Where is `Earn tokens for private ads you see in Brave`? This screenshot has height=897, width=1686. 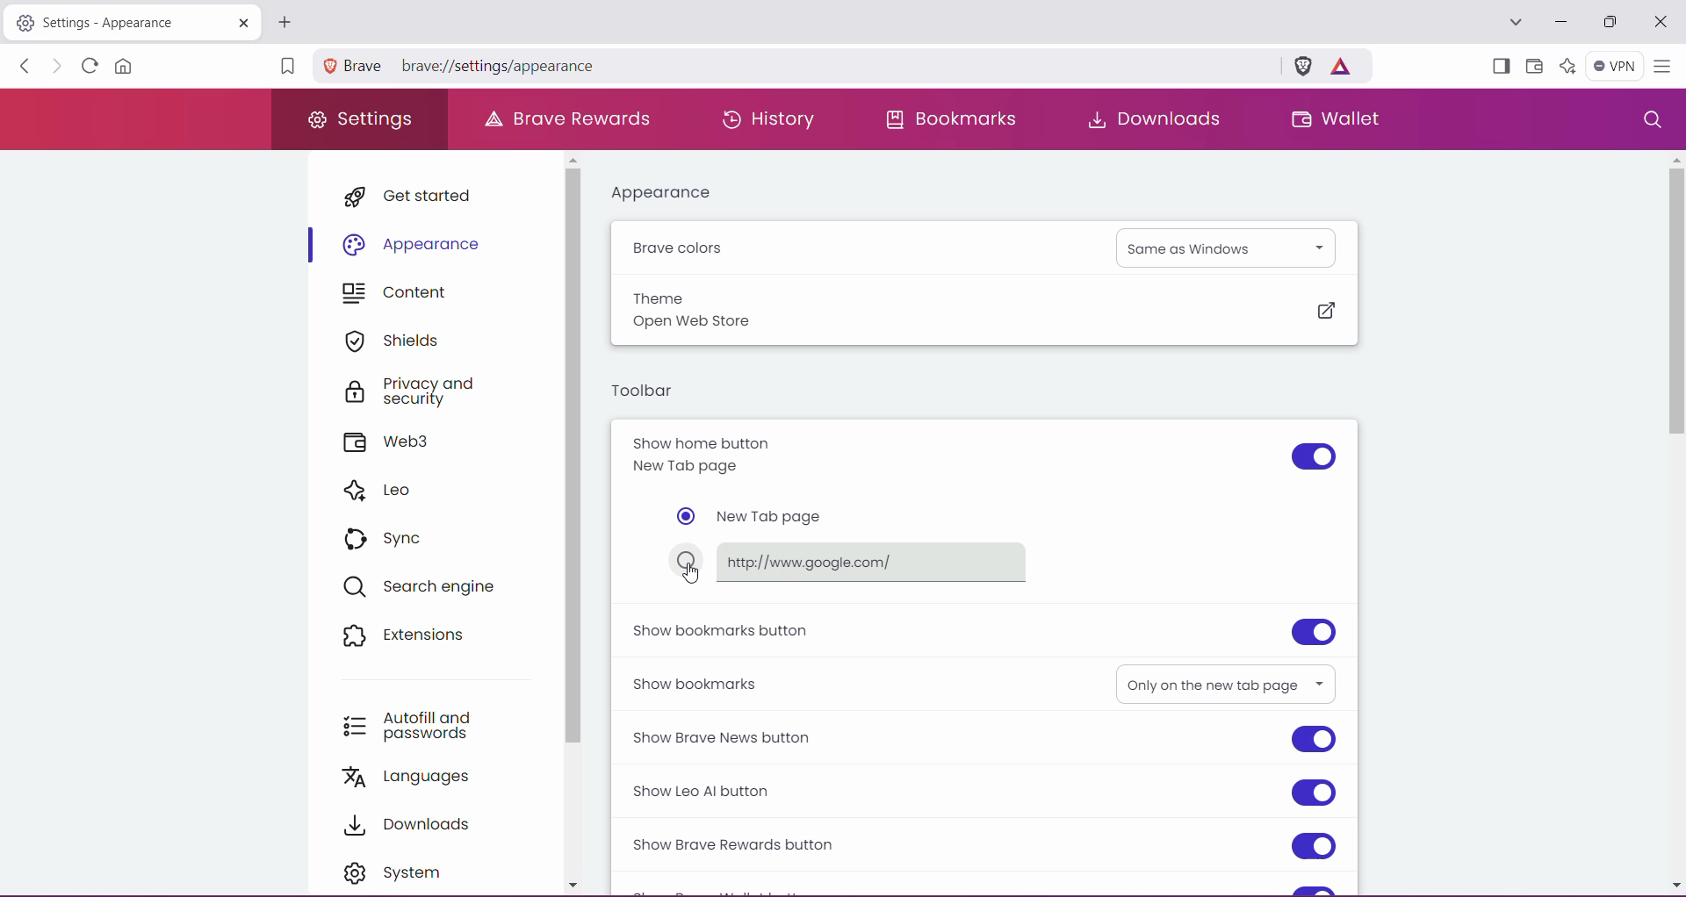 Earn tokens for private ads you see in Brave is located at coordinates (1340, 65).